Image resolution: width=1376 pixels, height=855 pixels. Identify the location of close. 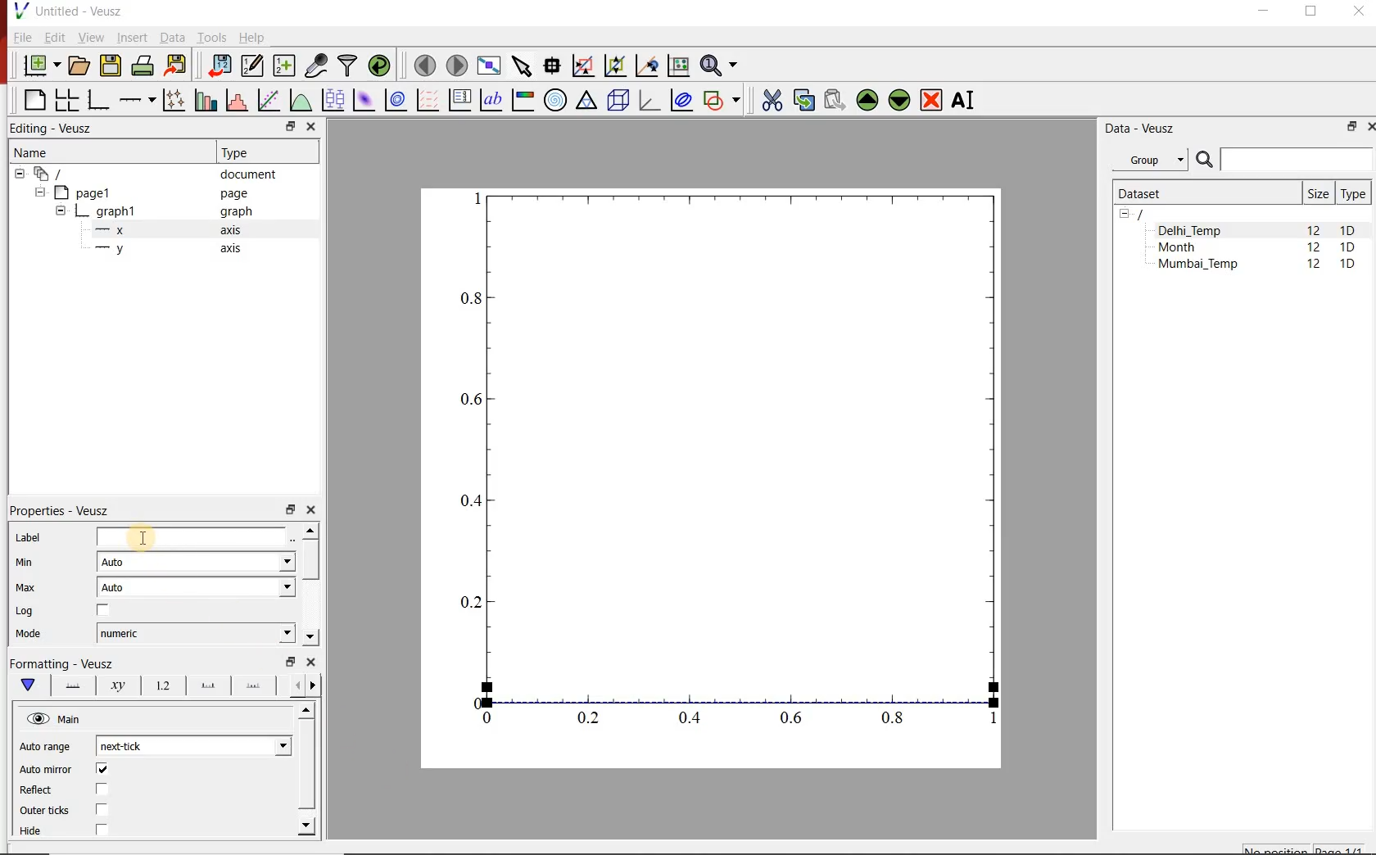
(310, 662).